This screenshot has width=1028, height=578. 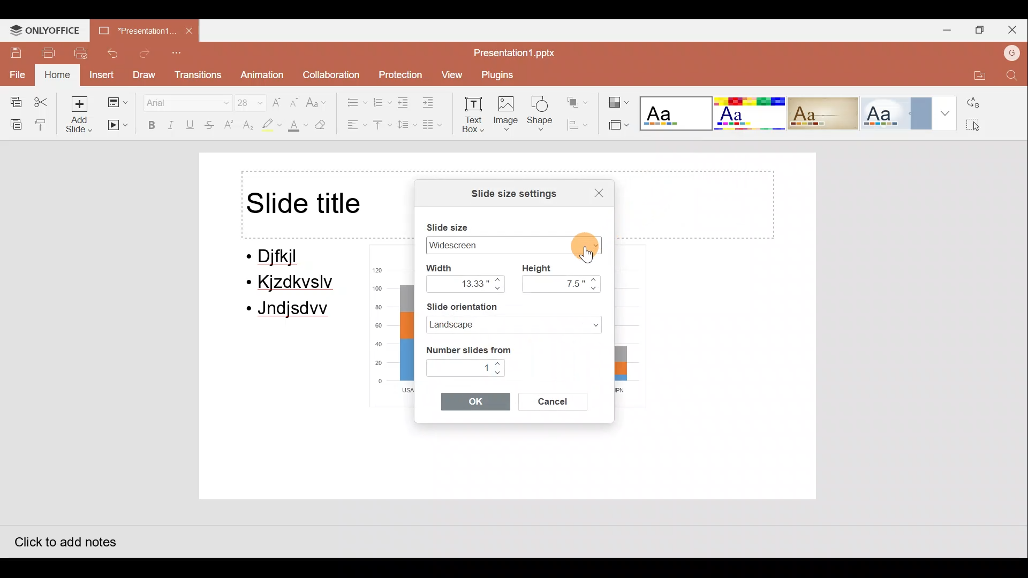 What do you see at coordinates (1014, 32) in the screenshot?
I see `Close` at bounding box center [1014, 32].